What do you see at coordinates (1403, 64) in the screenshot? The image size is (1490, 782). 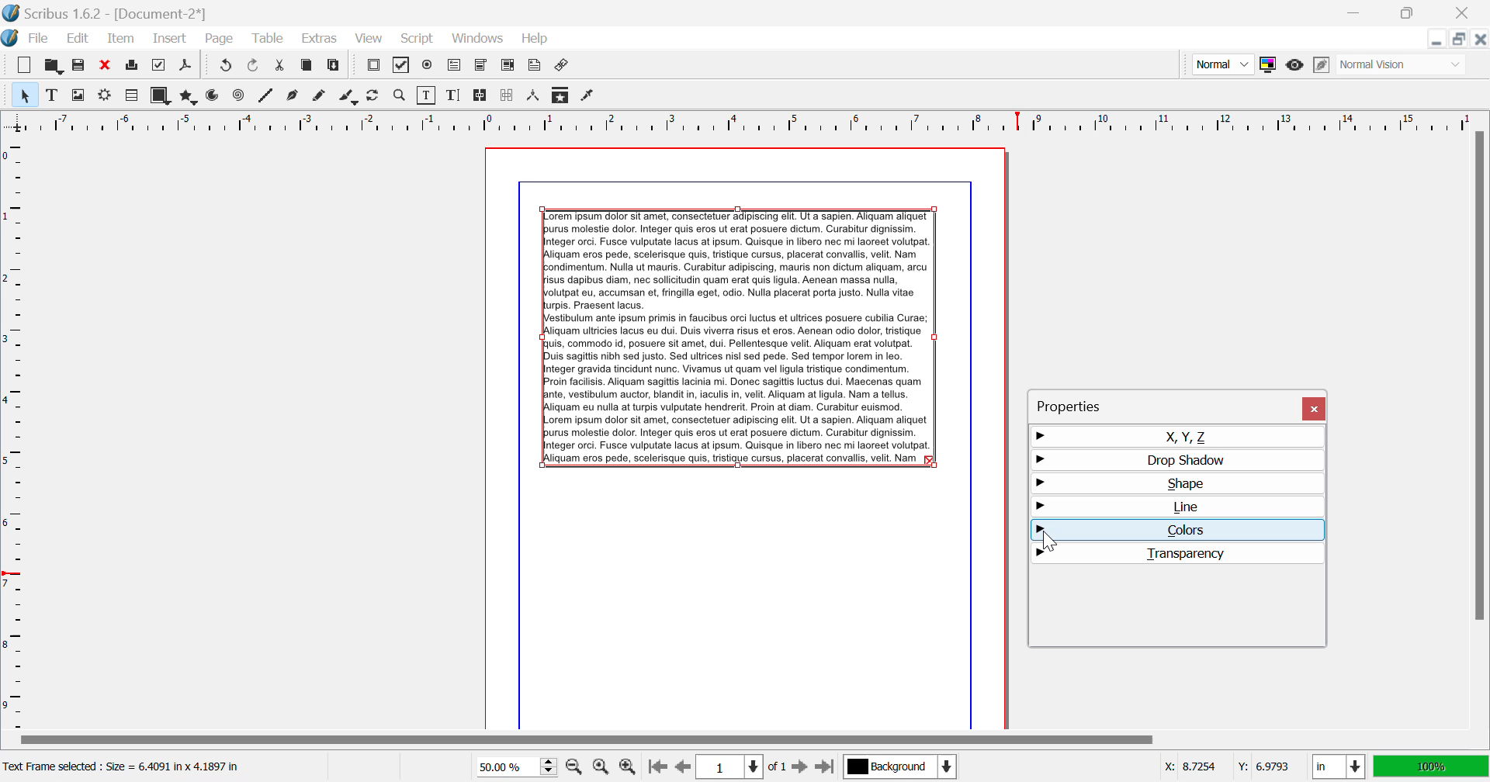 I see `Display Visual Appearance` at bounding box center [1403, 64].